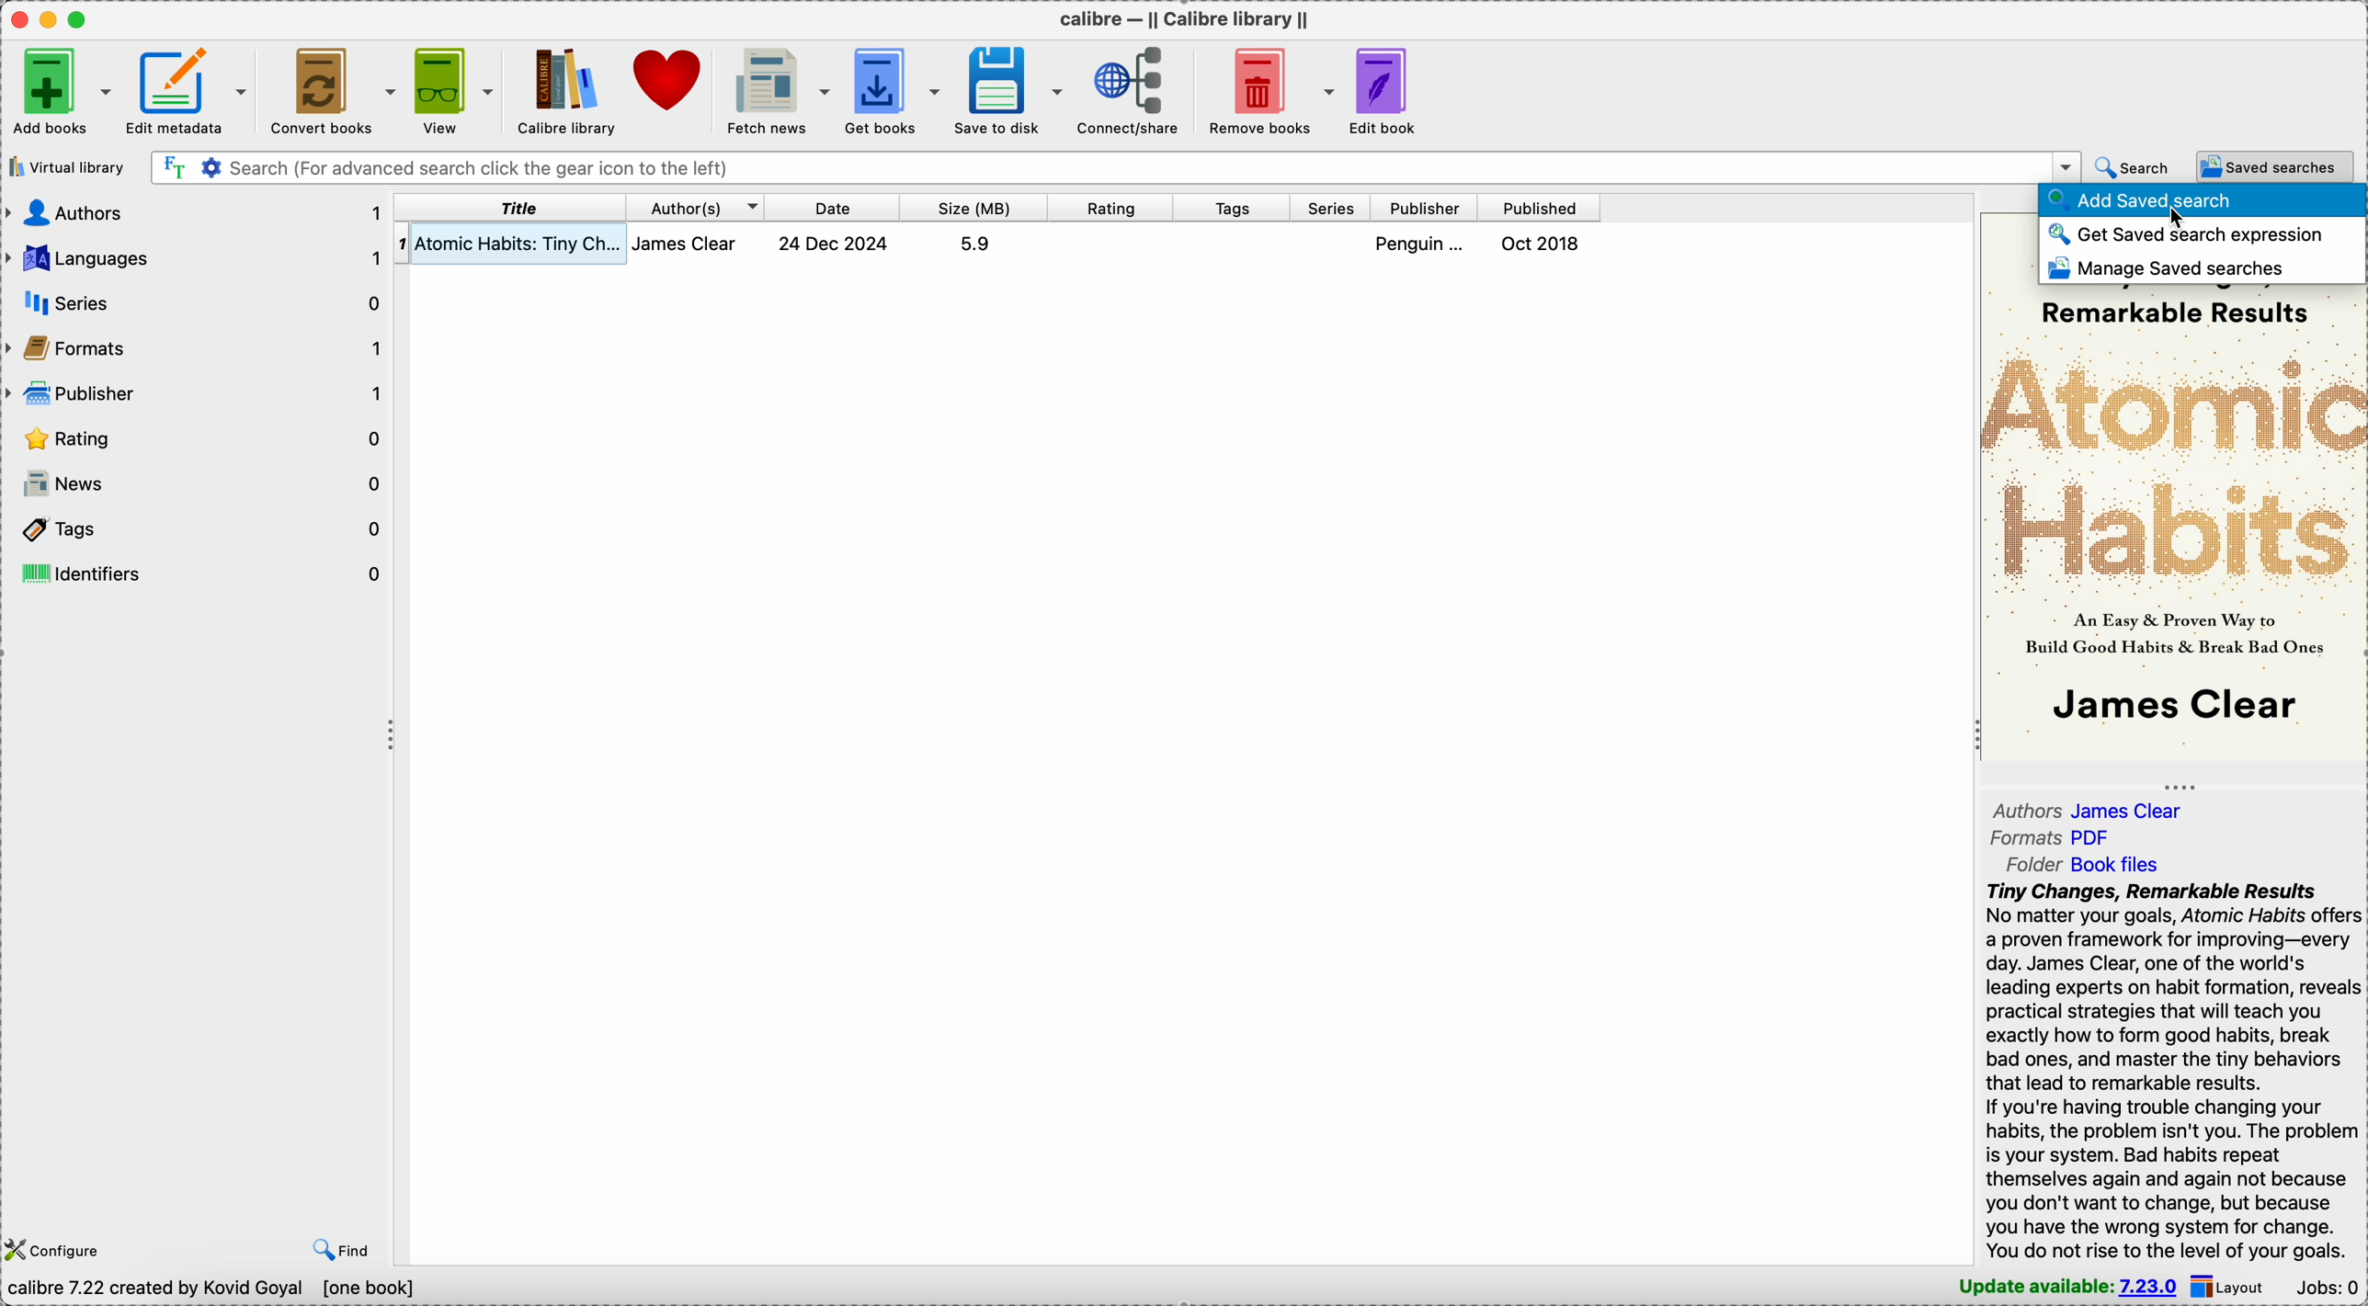  What do you see at coordinates (342, 1244) in the screenshot?
I see `find` at bounding box center [342, 1244].